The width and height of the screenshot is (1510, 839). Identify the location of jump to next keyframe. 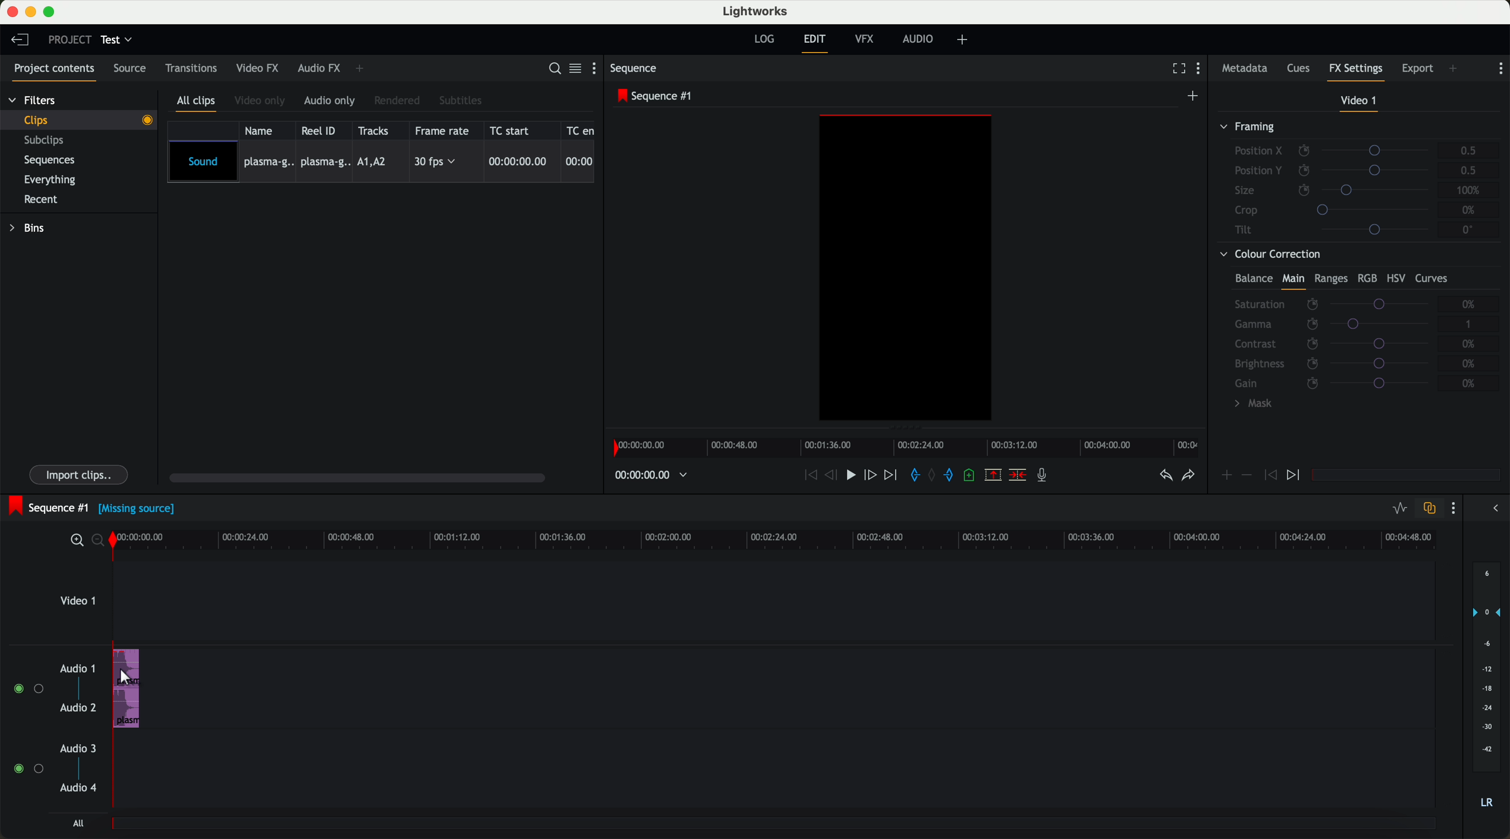
(1295, 476).